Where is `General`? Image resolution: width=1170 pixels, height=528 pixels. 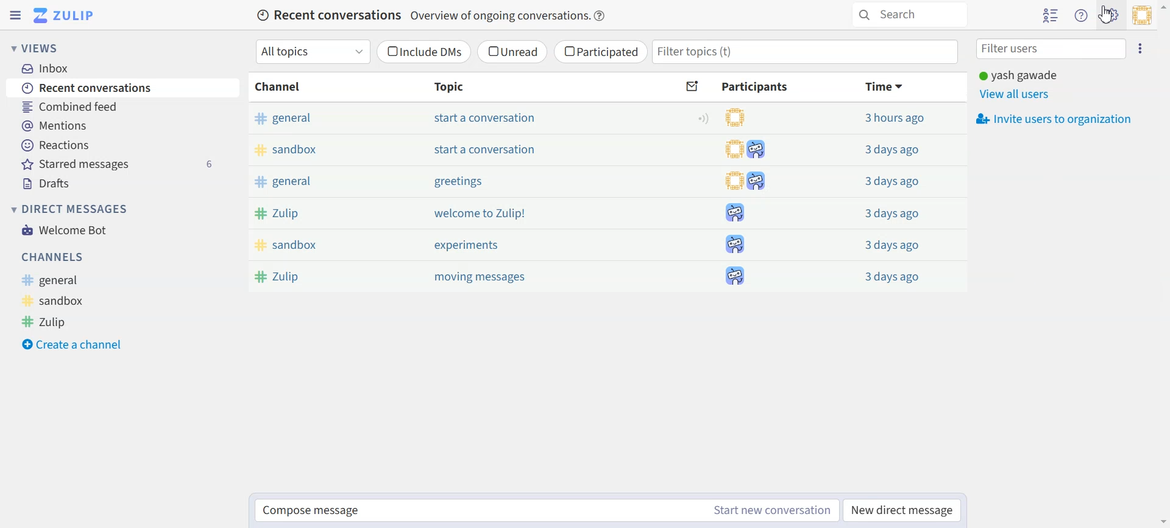 General is located at coordinates (52, 280).